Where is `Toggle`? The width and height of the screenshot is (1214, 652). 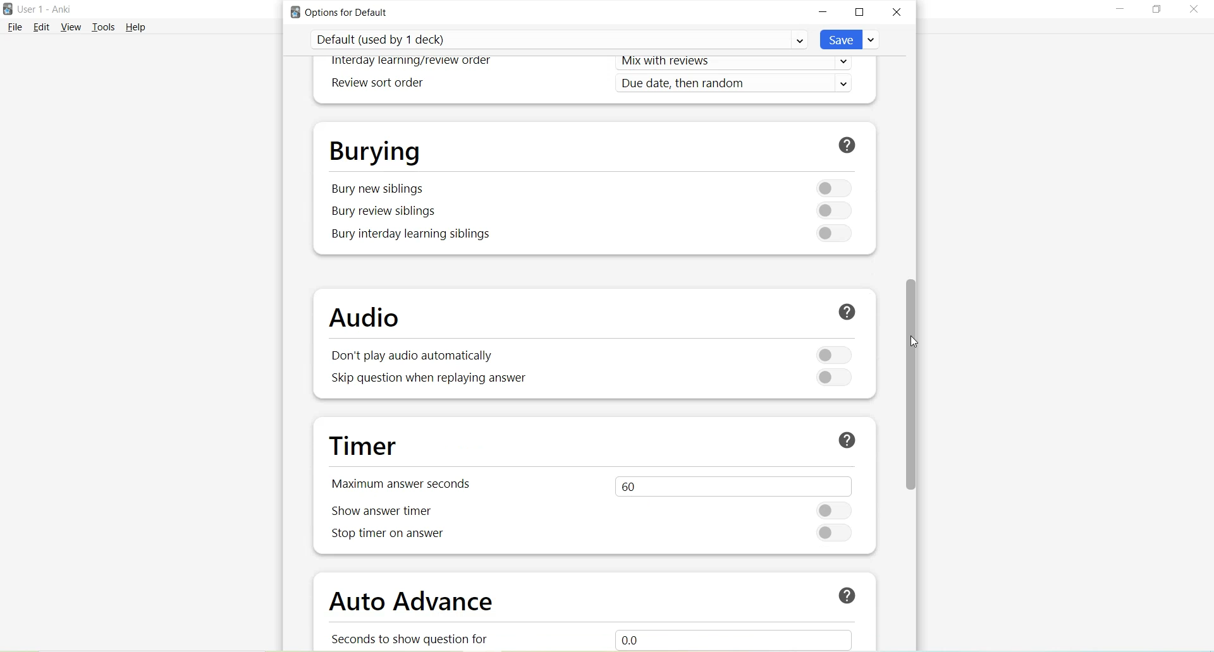 Toggle is located at coordinates (834, 354).